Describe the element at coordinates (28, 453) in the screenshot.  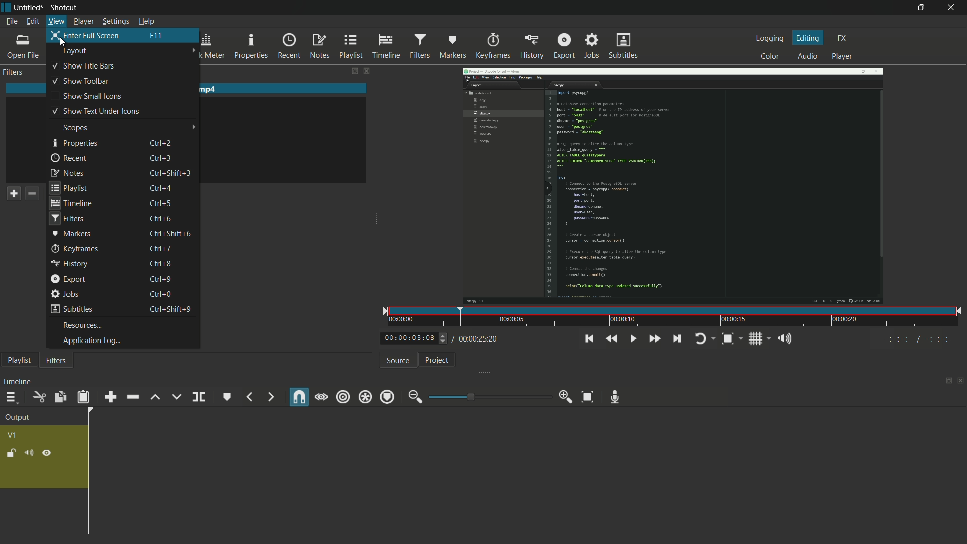
I see `volume` at that location.